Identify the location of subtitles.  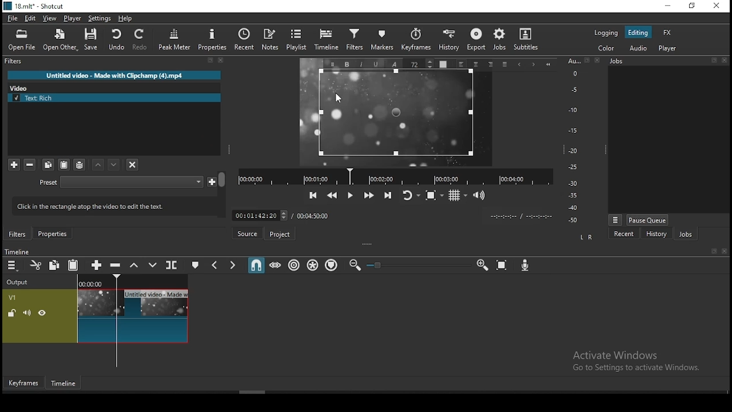
(529, 41).